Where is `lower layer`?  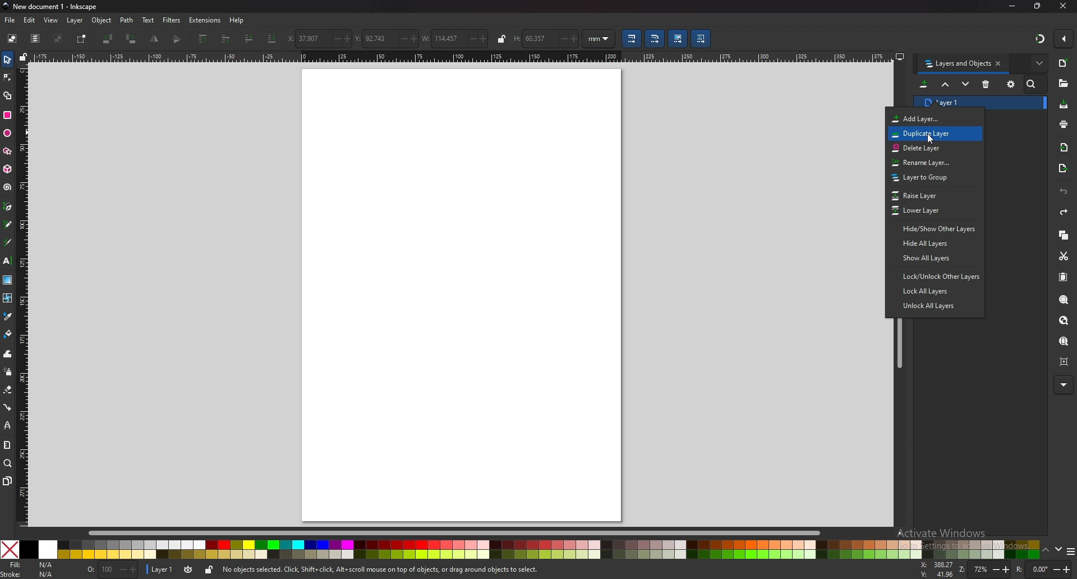
lower layer is located at coordinates (931, 211).